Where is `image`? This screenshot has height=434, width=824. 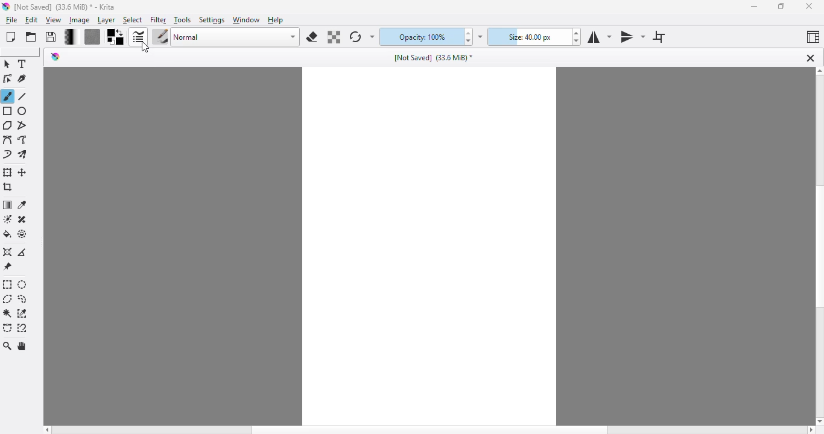 image is located at coordinates (80, 20).